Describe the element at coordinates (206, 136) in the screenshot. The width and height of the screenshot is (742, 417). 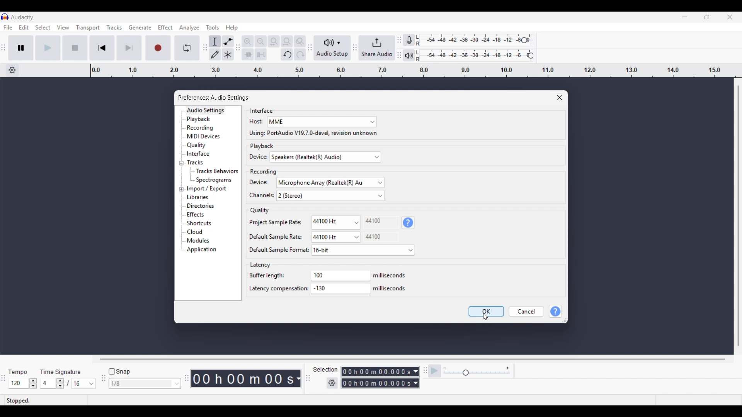
I see `MIDI devices` at that location.